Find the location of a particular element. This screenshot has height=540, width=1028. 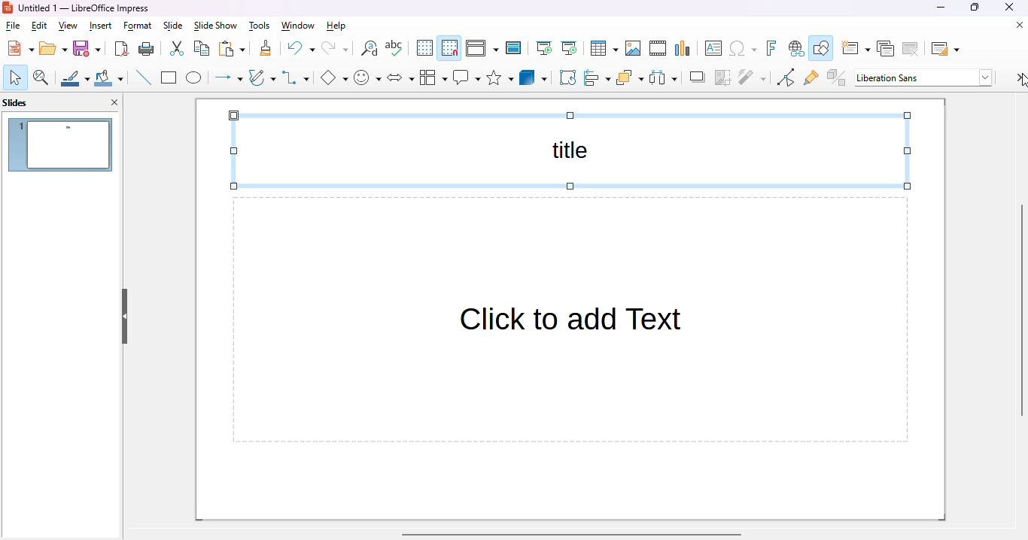

symbol shapes is located at coordinates (367, 77).